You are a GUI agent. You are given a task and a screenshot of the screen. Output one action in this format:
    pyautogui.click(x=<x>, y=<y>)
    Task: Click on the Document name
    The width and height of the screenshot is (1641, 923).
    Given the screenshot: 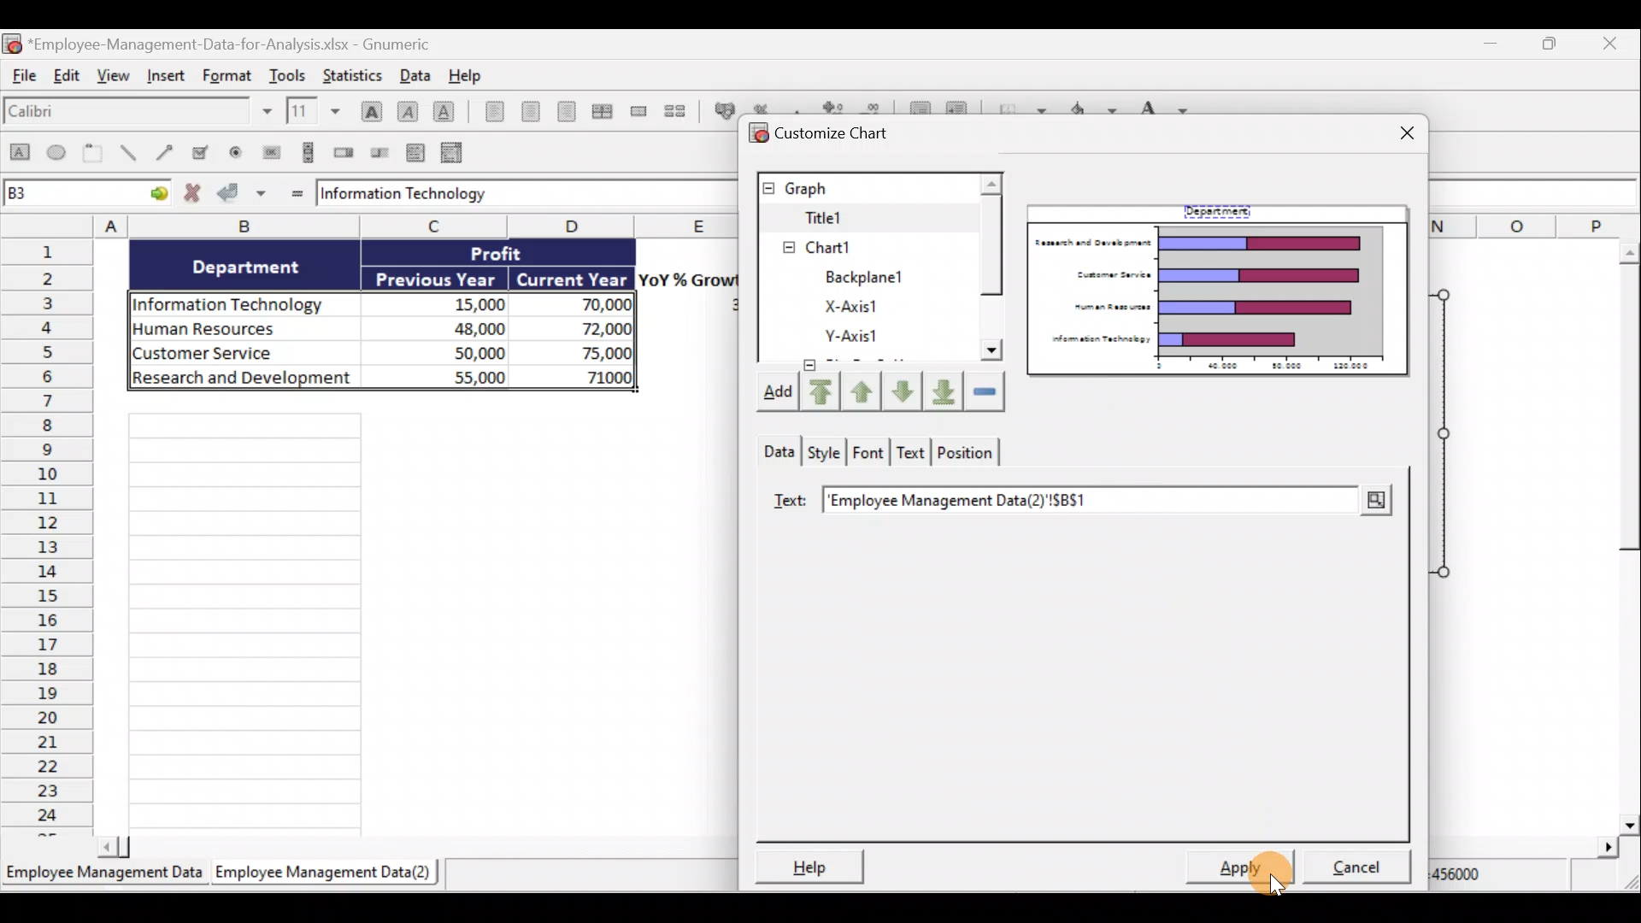 What is the action you would take?
    pyautogui.click(x=219, y=42)
    